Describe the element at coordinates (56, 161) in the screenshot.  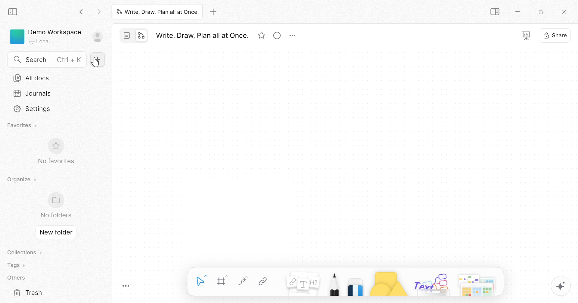
I see `No favorites` at that location.